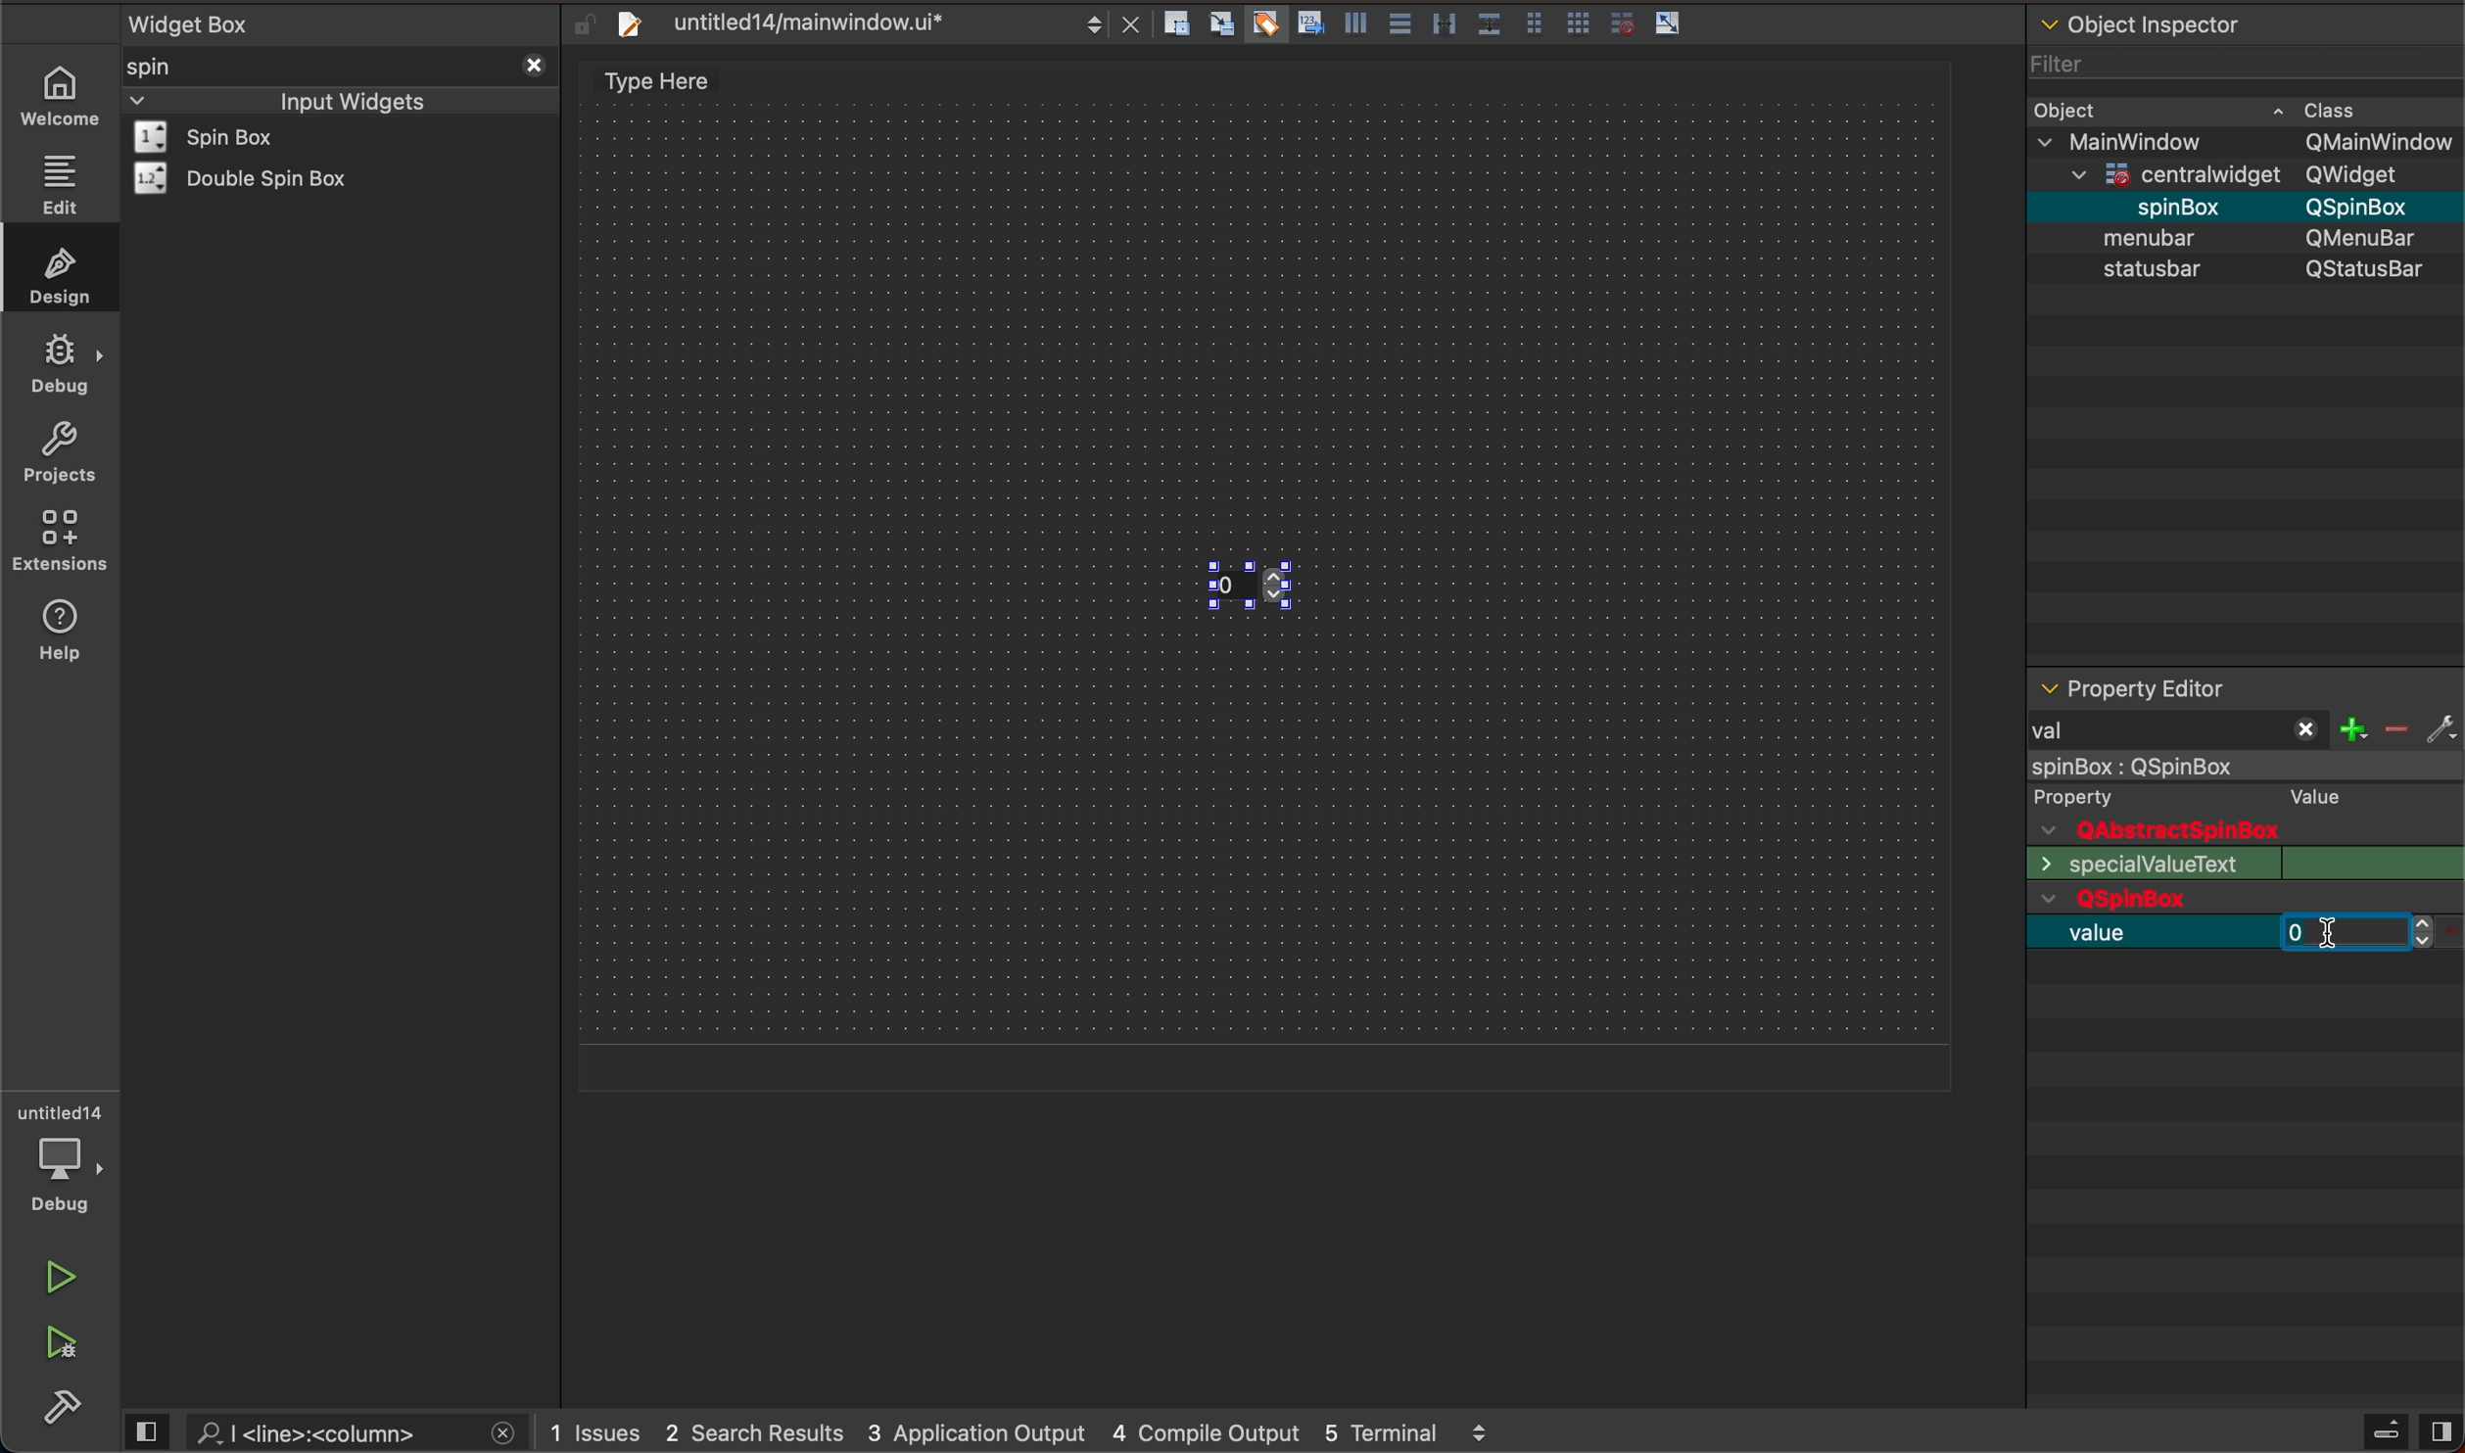 The height and width of the screenshot is (1453, 2465). What do you see at coordinates (67, 1408) in the screenshot?
I see `build` at bounding box center [67, 1408].